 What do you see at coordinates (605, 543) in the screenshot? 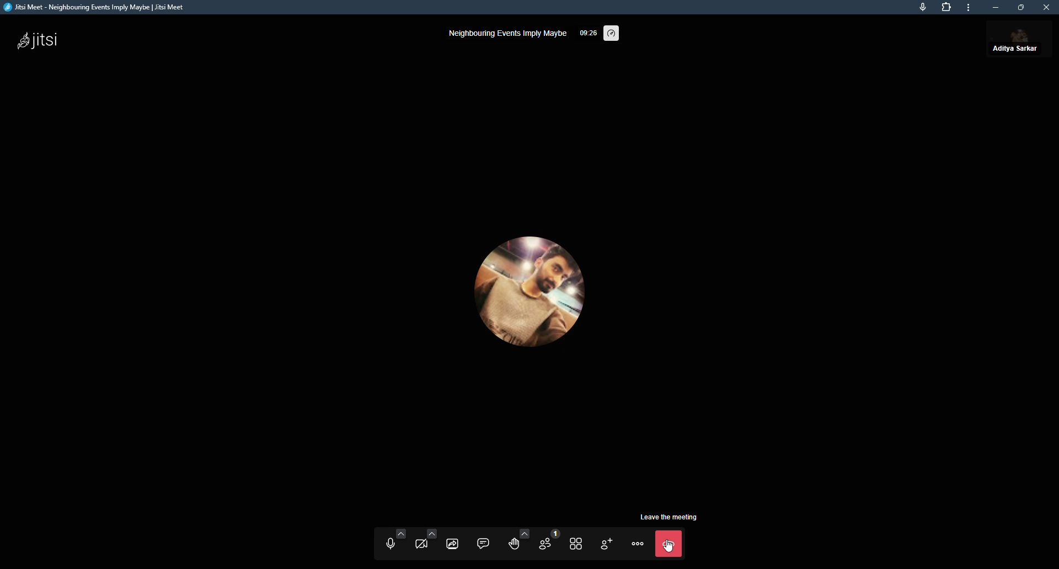
I see `invite people` at bounding box center [605, 543].